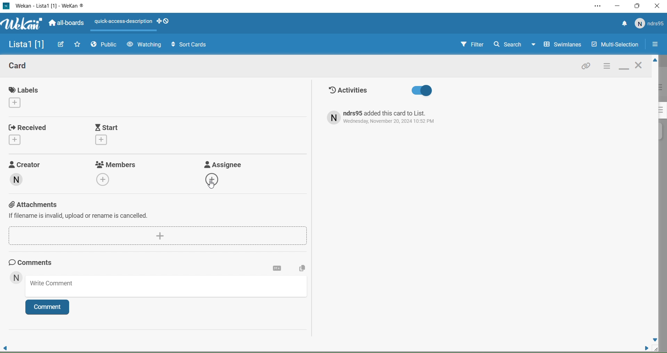 This screenshot has width=667, height=353. I want to click on options, so click(606, 67).